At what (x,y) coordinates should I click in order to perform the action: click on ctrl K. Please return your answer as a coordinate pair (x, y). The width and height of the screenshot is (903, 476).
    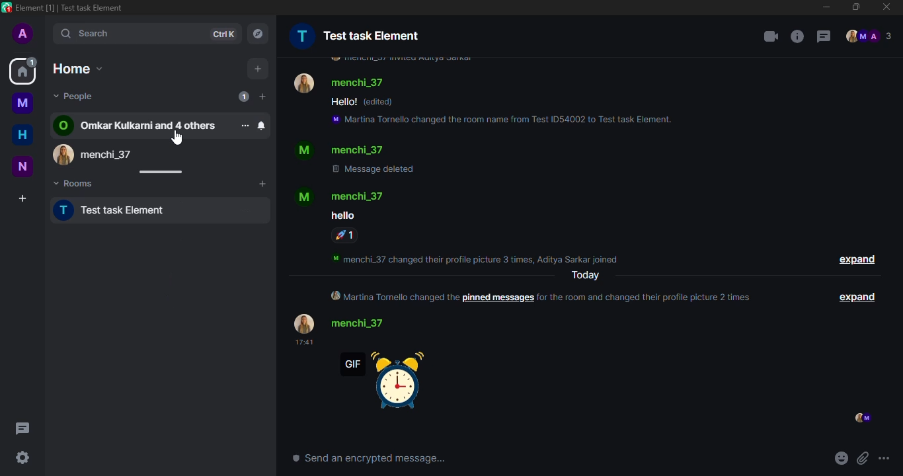
    Looking at the image, I should click on (224, 32).